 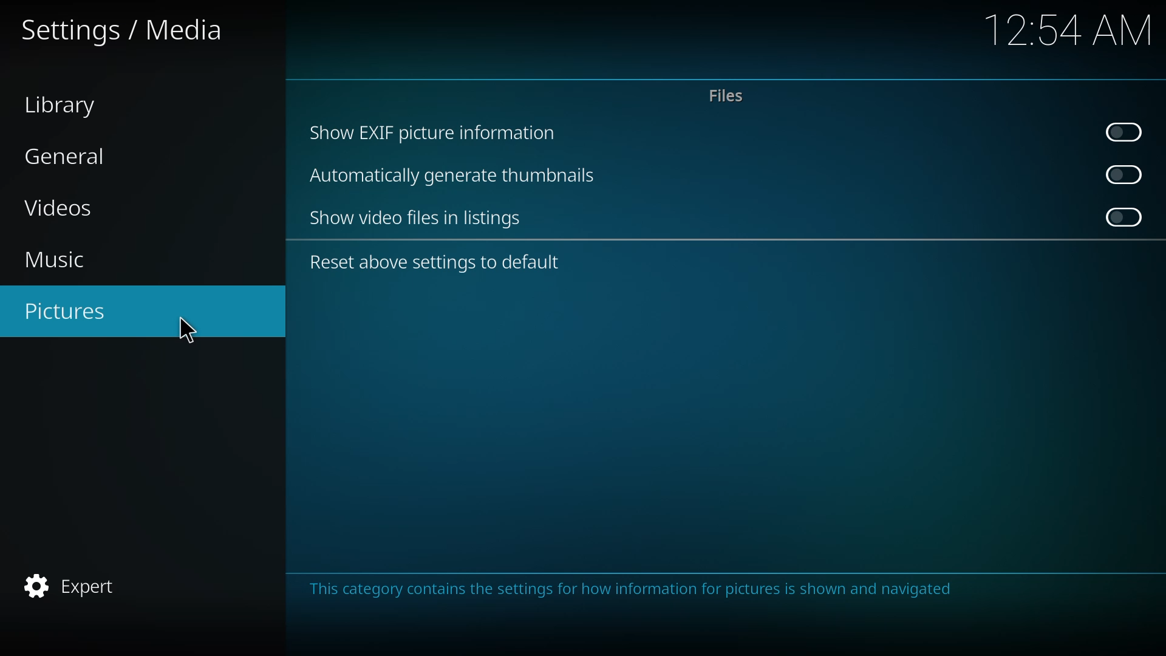 What do you see at coordinates (79, 584) in the screenshot?
I see `expert` at bounding box center [79, 584].